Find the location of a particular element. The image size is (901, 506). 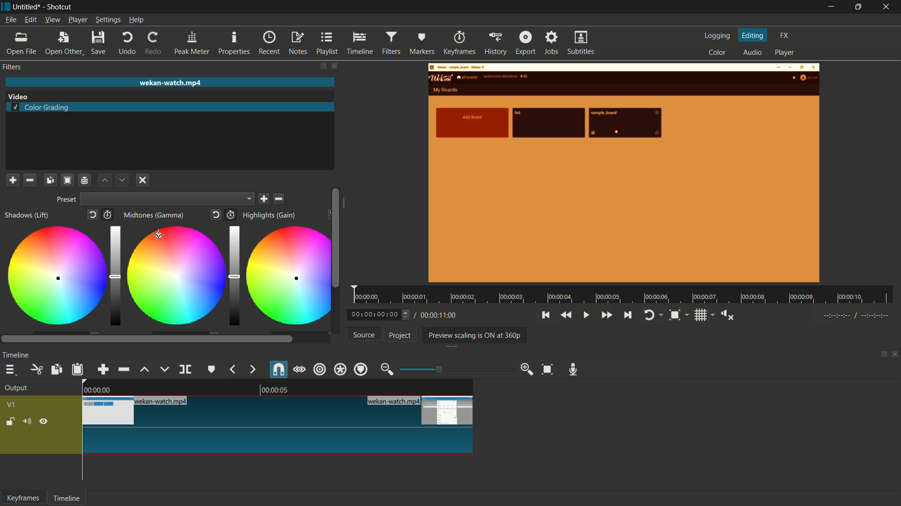

change layout is located at coordinates (881, 357).